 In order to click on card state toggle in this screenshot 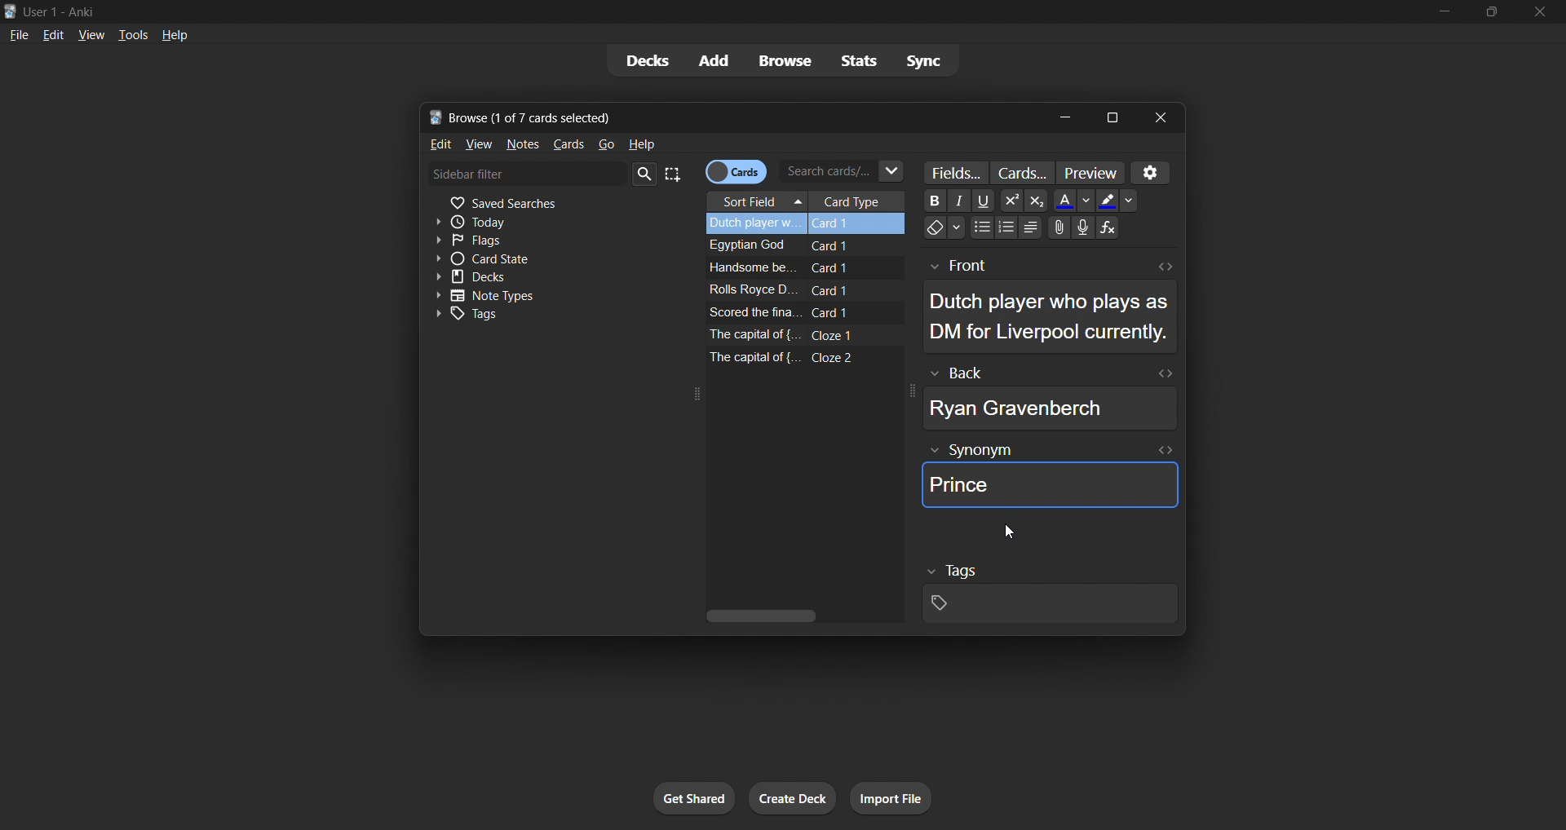, I will do `click(529, 258)`.